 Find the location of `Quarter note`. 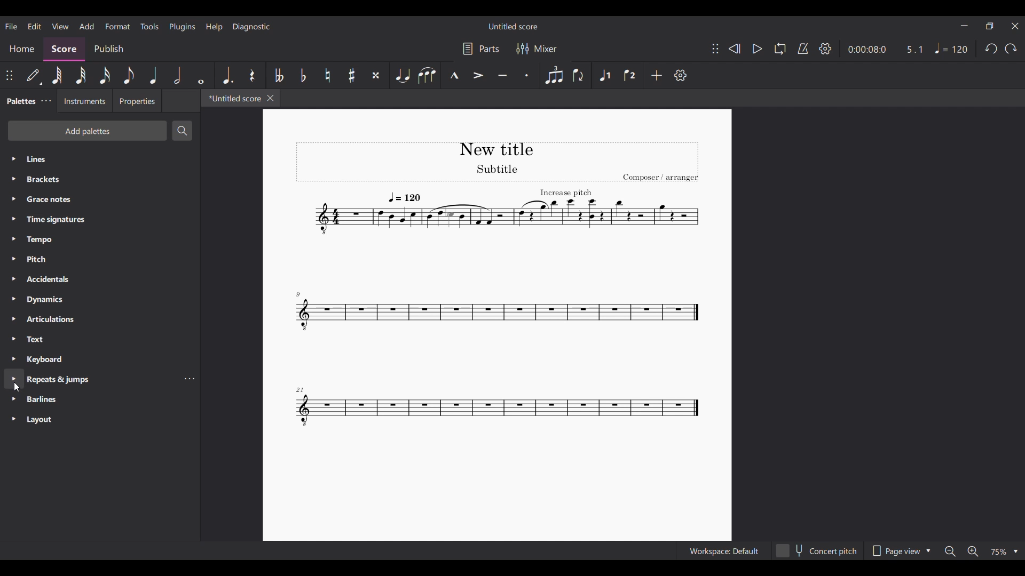

Quarter note is located at coordinates (154, 75).